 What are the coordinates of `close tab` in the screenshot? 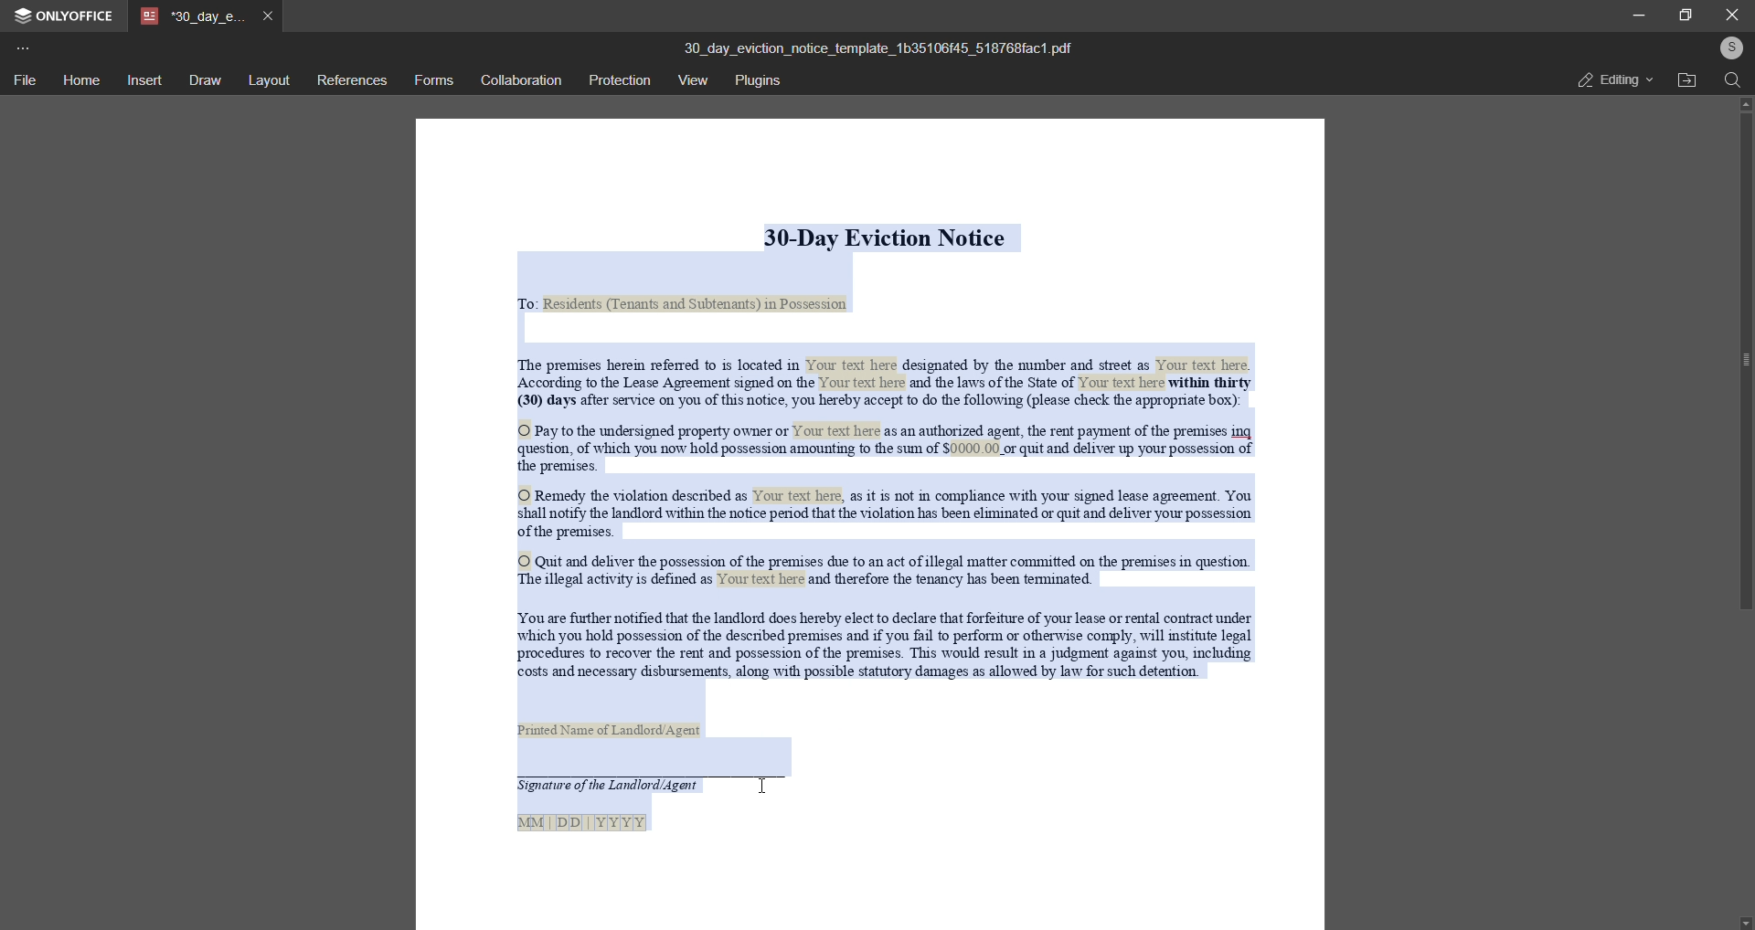 It's located at (271, 16).